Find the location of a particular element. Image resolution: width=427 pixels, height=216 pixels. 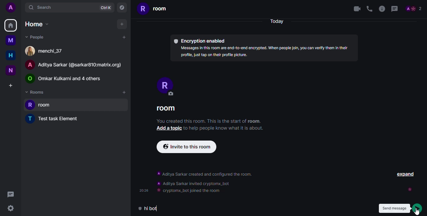

test task element is located at coordinates (57, 118).